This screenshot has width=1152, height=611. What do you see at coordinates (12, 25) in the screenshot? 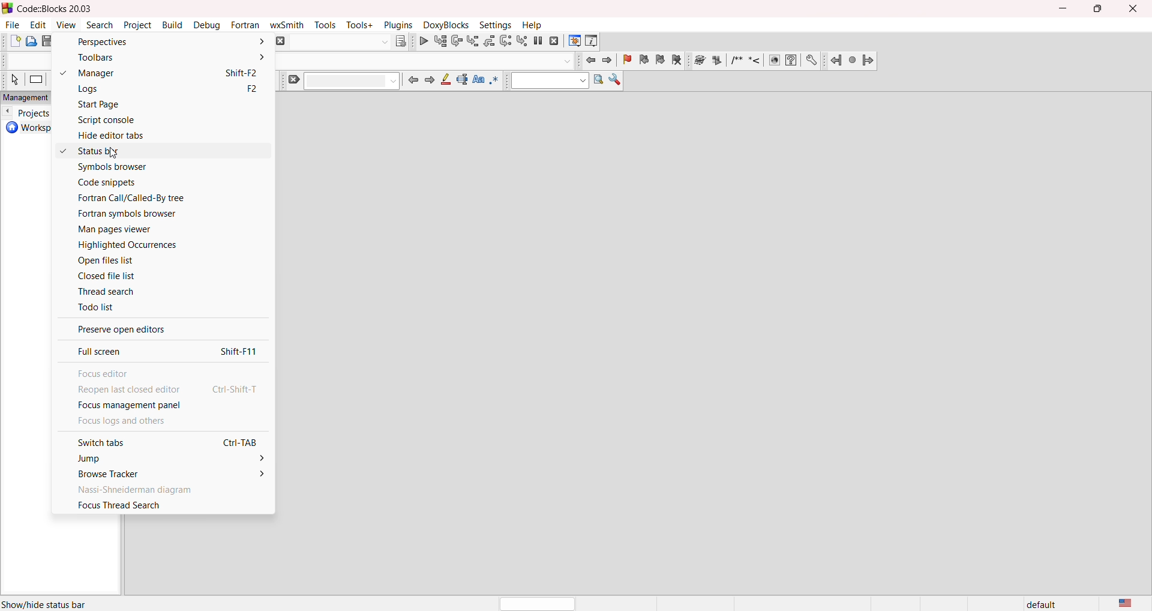
I see `file` at bounding box center [12, 25].